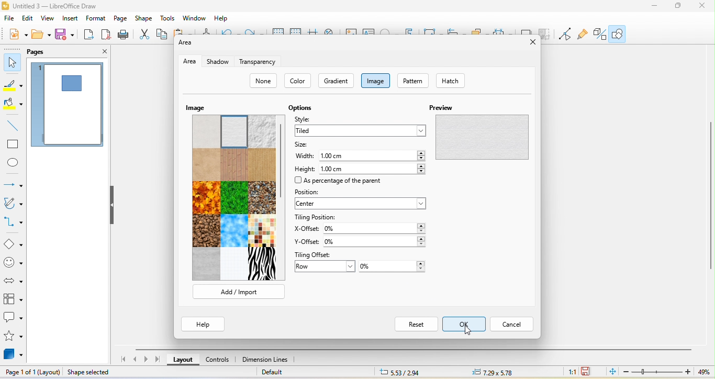 This screenshot has height=379, width=715. What do you see at coordinates (287, 372) in the screenshot?
I see `default` at bounding box center [287, 372].